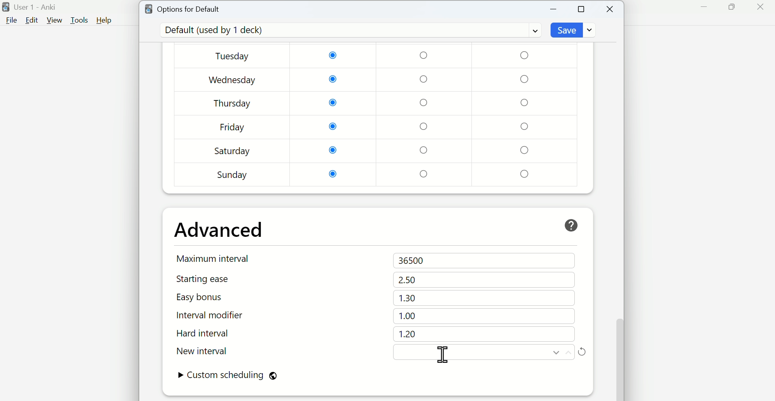 The image size is (775, 401). Describe the element at coordinates (407, 334) in the screenshot. I see `1.20` at that location.